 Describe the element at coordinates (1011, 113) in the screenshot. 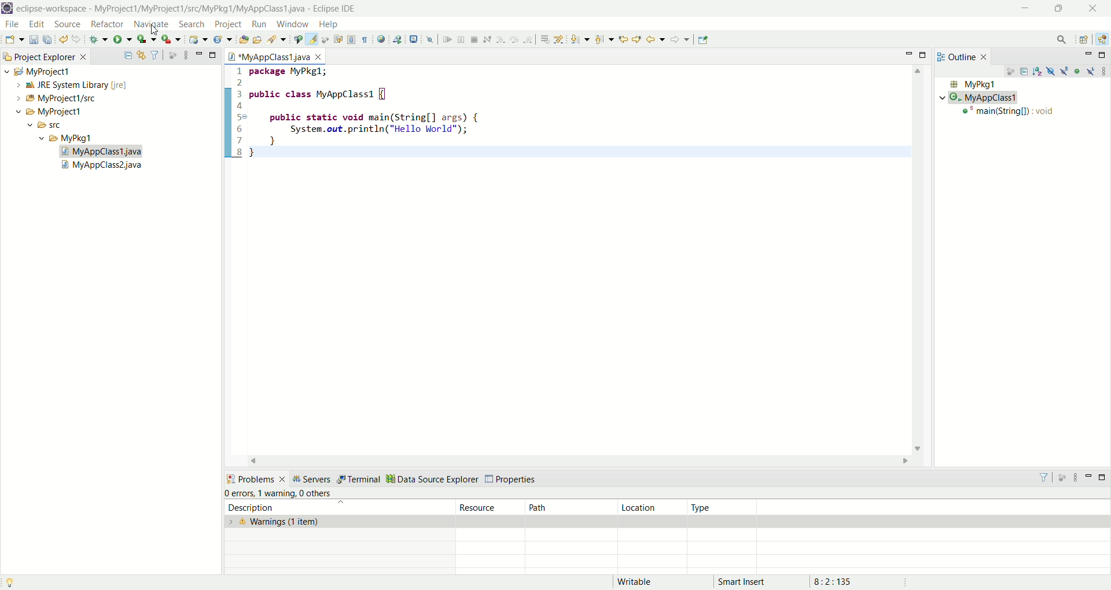

I see `main string` at that location.